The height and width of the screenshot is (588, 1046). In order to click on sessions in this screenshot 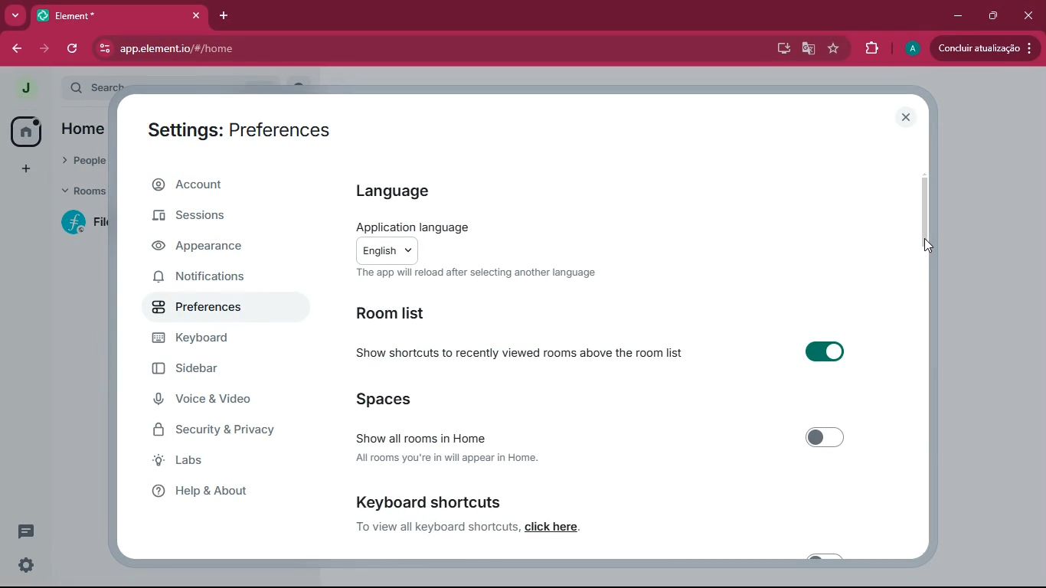, I will do `click(205, 218)`.